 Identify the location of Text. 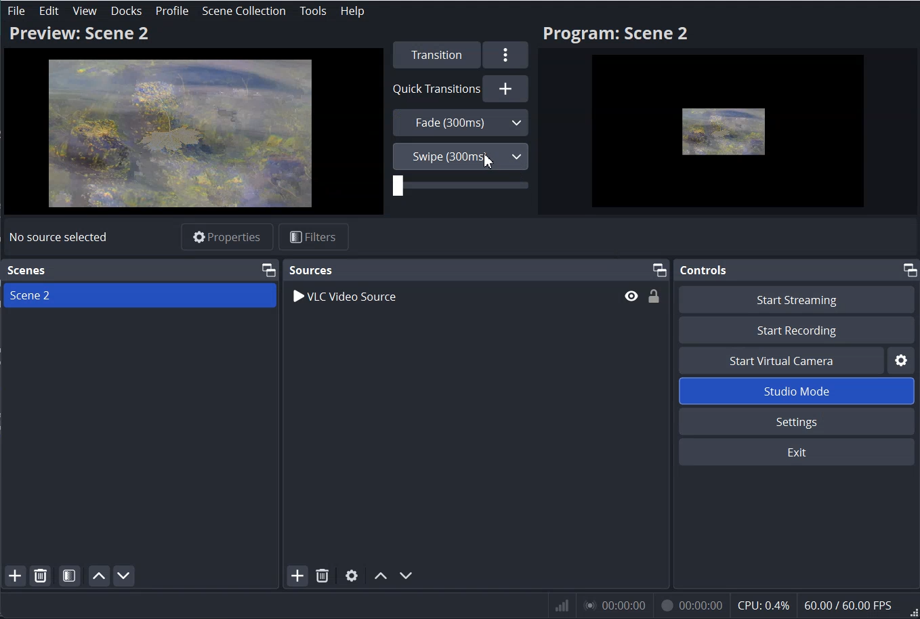
(58, 237).